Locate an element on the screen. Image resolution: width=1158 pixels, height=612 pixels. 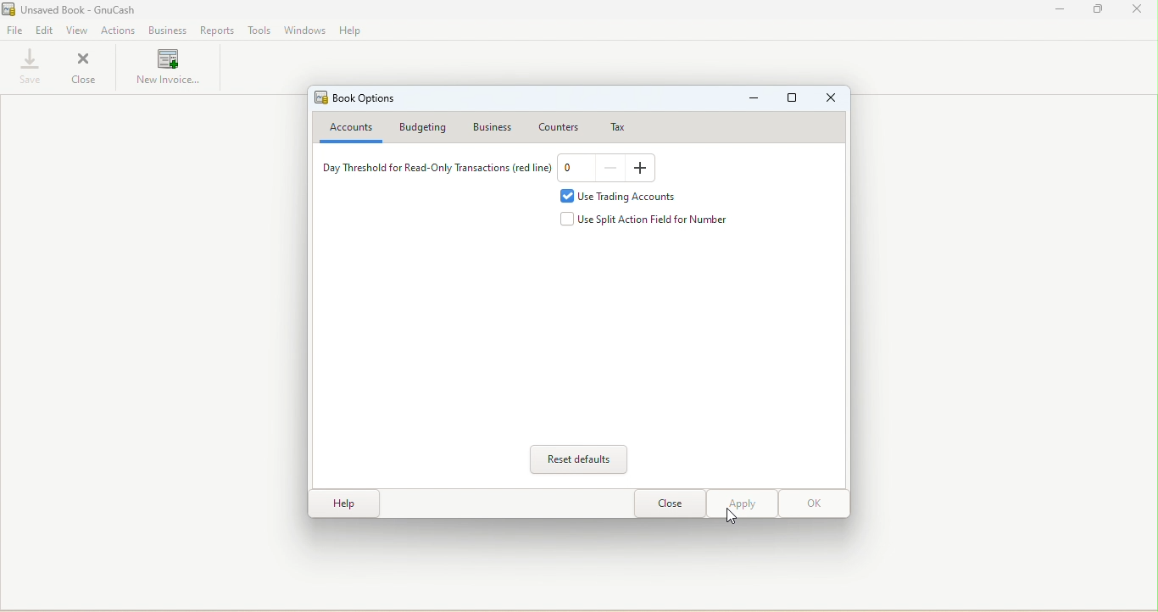
Help is located at coordinates (352, 31).